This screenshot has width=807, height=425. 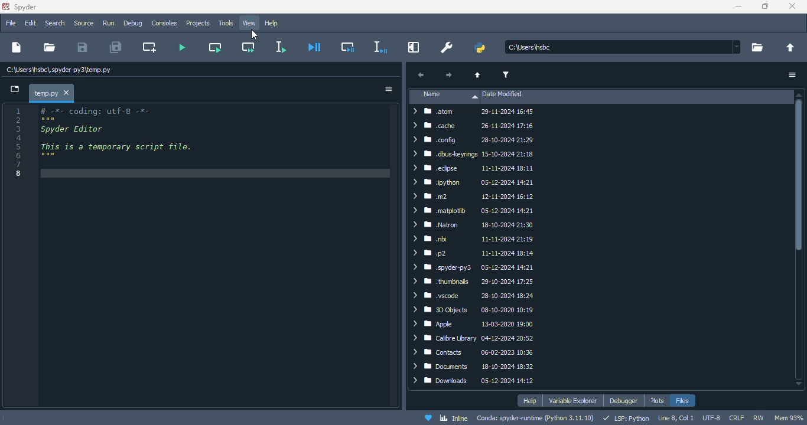 I want to click on maximize current pane, so click(x=414, y=48).